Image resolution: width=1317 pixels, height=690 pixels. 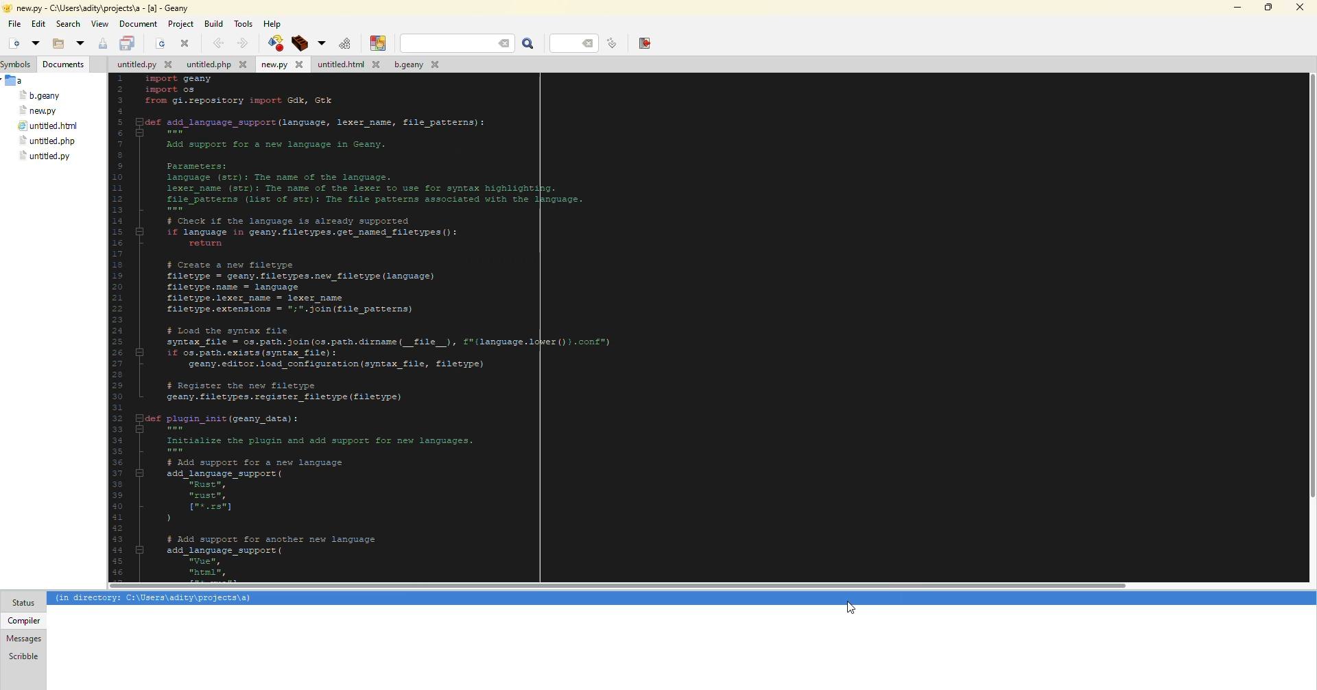 I want to click on build, so click(x=213, y=23).